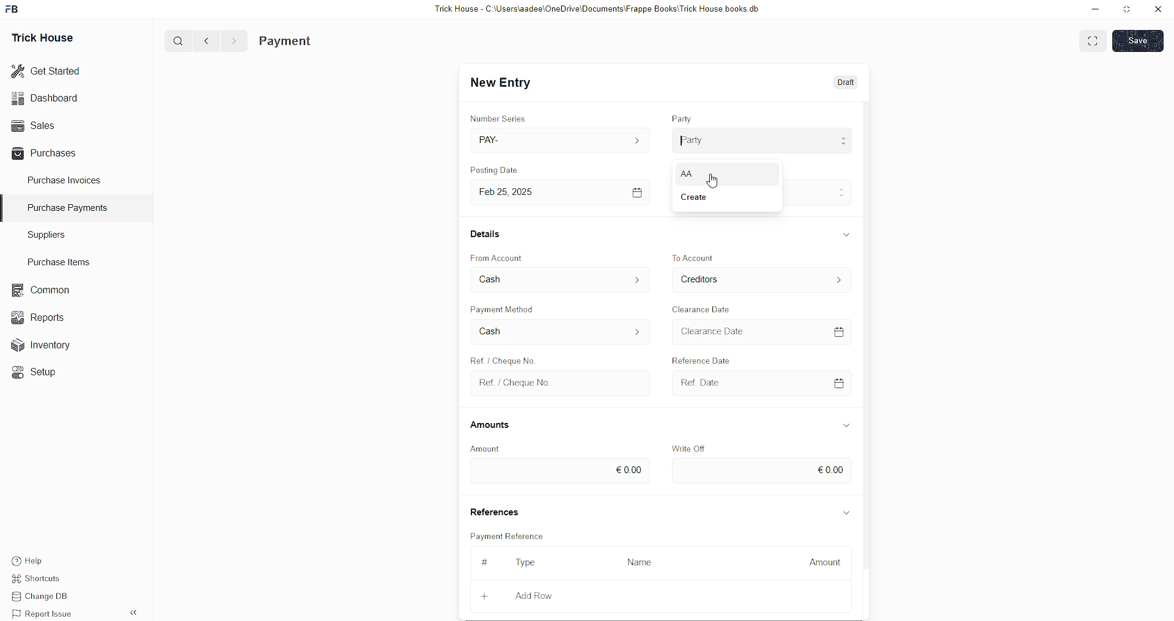 The width and height of the screenshot is (1174, 621). Describe the element at coordinates (495, 425) in the screenshot. I see `Amounts` at that location.